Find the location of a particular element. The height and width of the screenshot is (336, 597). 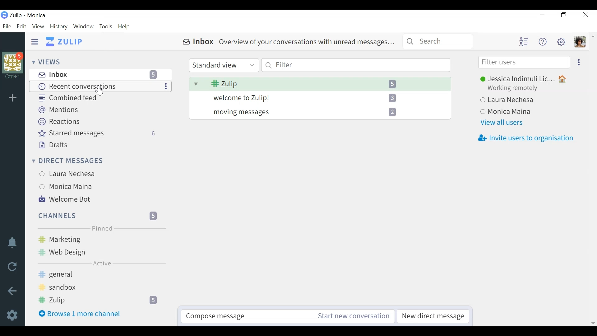

Monica Maina is located at coordinates (73, 186).